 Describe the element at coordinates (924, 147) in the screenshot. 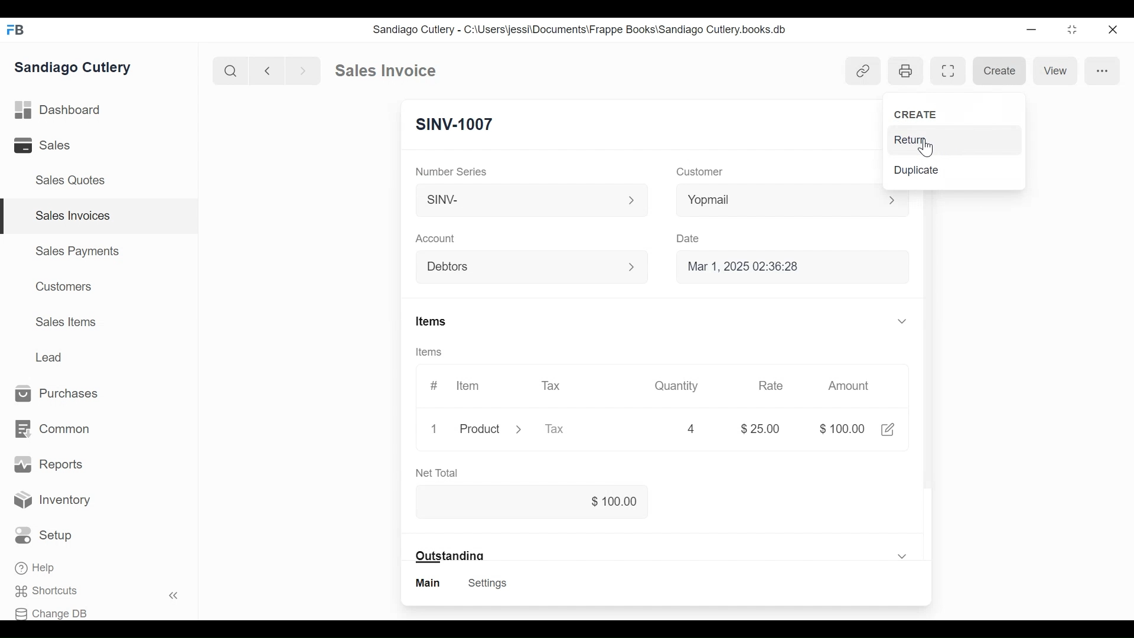

I see `Cursor` at that location.